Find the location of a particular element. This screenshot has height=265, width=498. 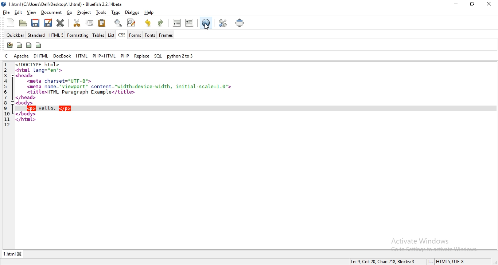

formatting is located at coordinates (78, 35).